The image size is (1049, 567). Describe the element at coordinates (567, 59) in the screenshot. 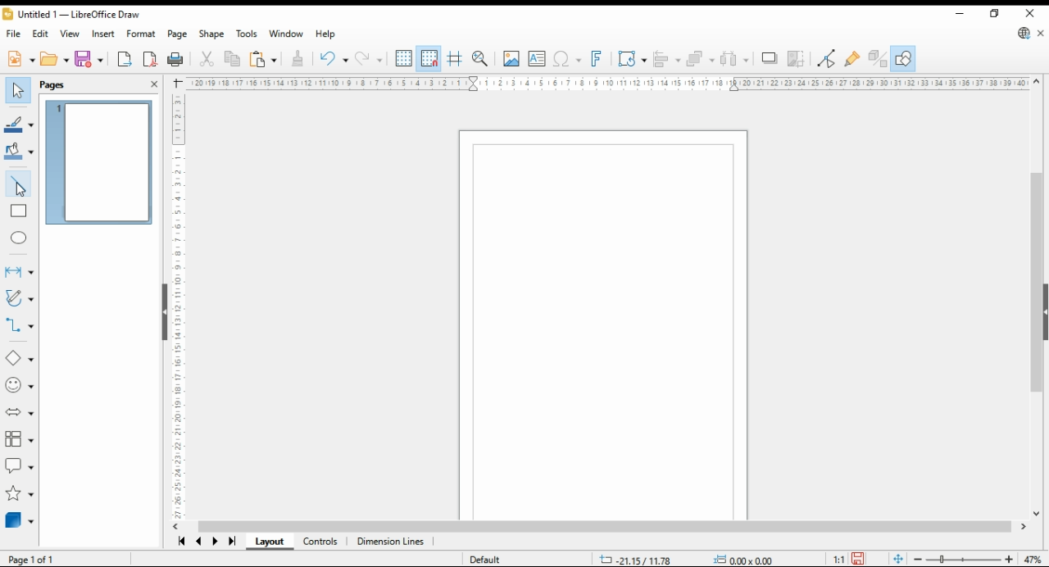

I see `insert special characters` at that location.